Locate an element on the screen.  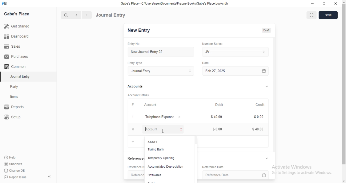
1 is located at coordinates (135, 117).